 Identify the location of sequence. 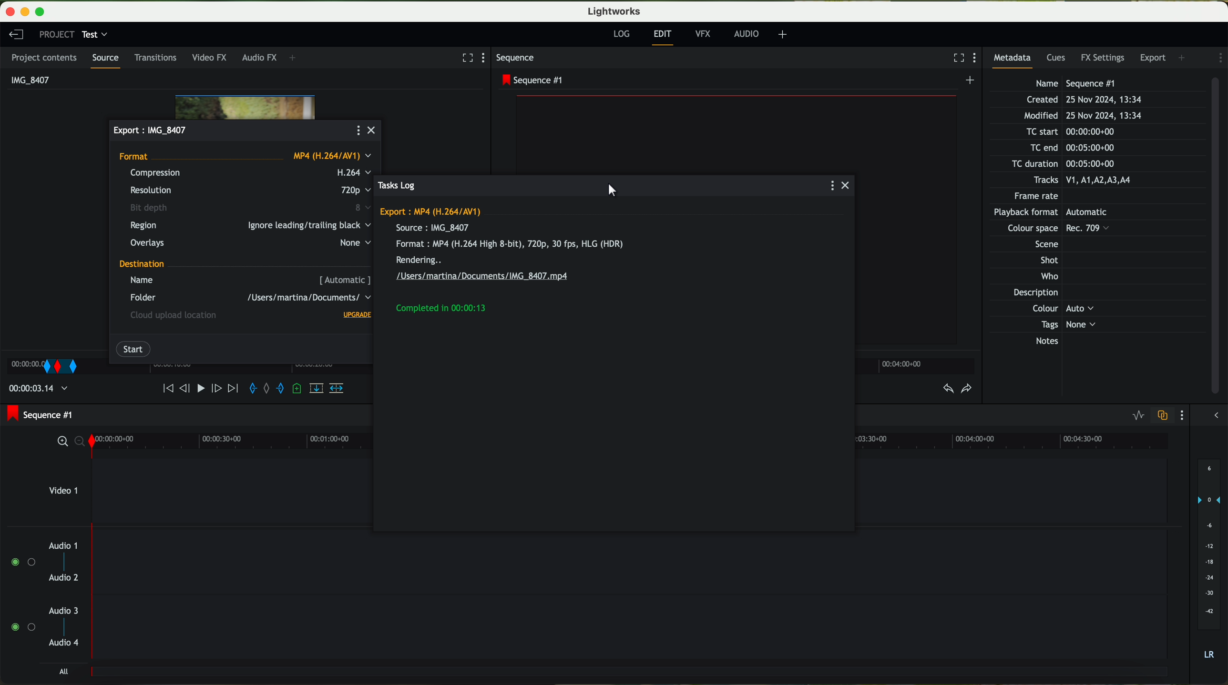
(519, 59).